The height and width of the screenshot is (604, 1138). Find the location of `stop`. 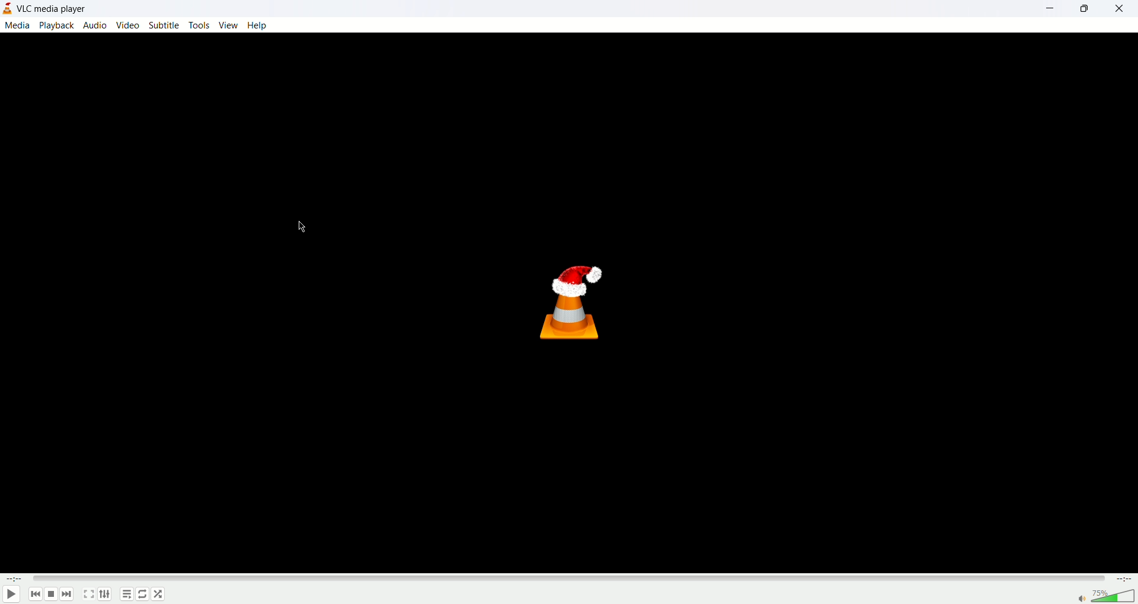

stop is located at coordinates (52, 595).